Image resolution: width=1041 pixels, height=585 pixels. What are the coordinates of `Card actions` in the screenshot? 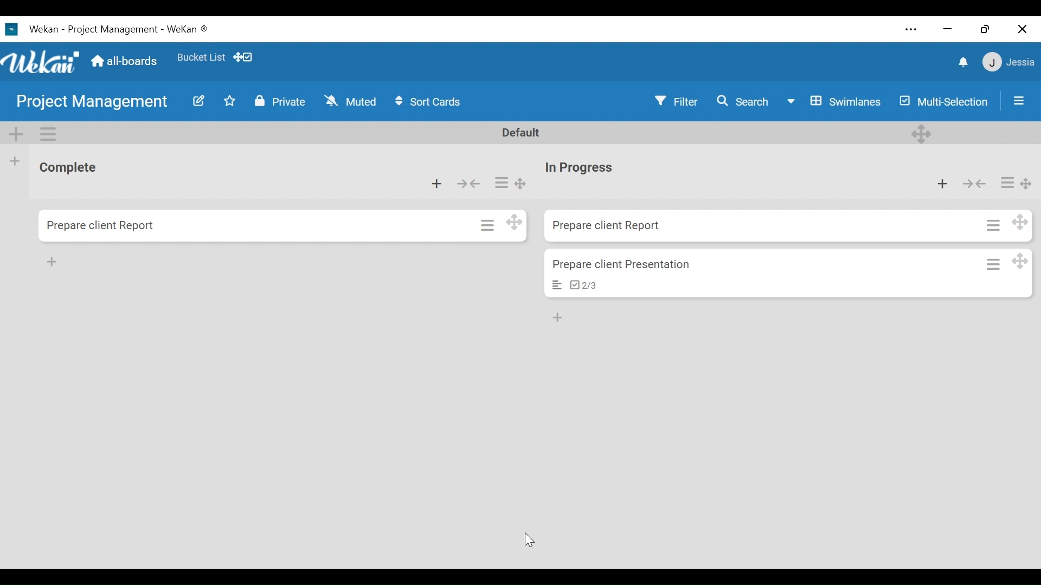 It's located at (499, 180).